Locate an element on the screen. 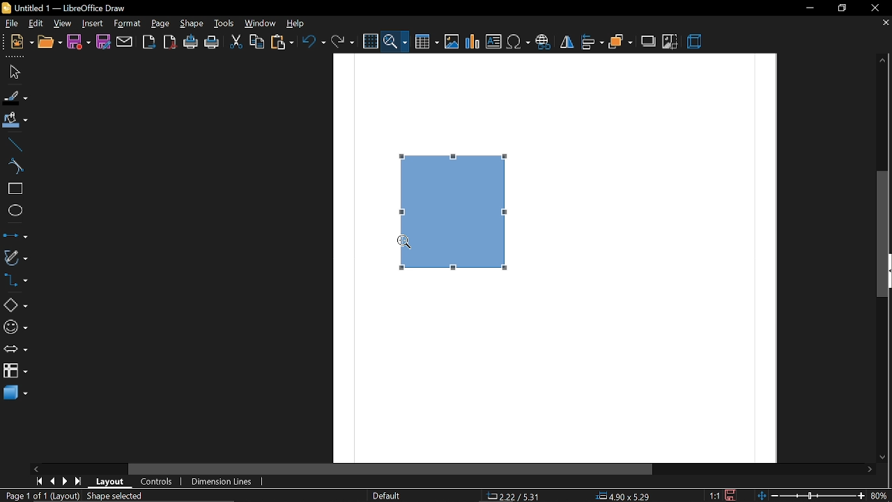 Image resolution: width=892 pixels, height=502 pixels. zoom tool is located at coordinates (404, 245).